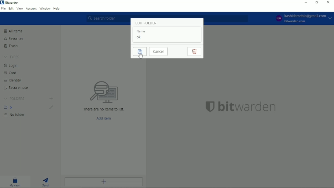 The height and width of the screenshot is (188, 334). I want to click on Window, so click(45, 9).